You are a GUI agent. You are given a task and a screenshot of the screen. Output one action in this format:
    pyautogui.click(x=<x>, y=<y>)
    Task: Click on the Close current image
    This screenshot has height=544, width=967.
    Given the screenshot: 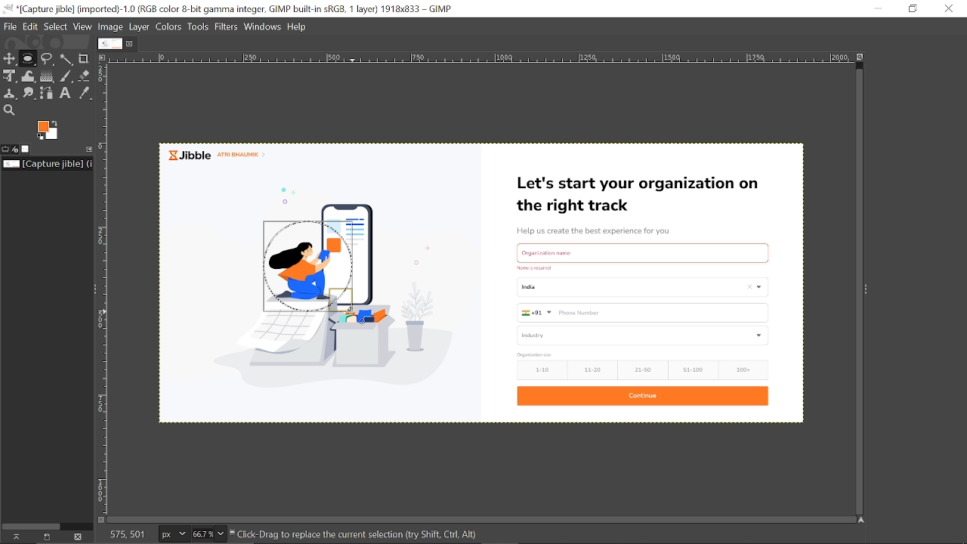 What is the action you would take?
    pyautogui.click(x=131, y=44)
    